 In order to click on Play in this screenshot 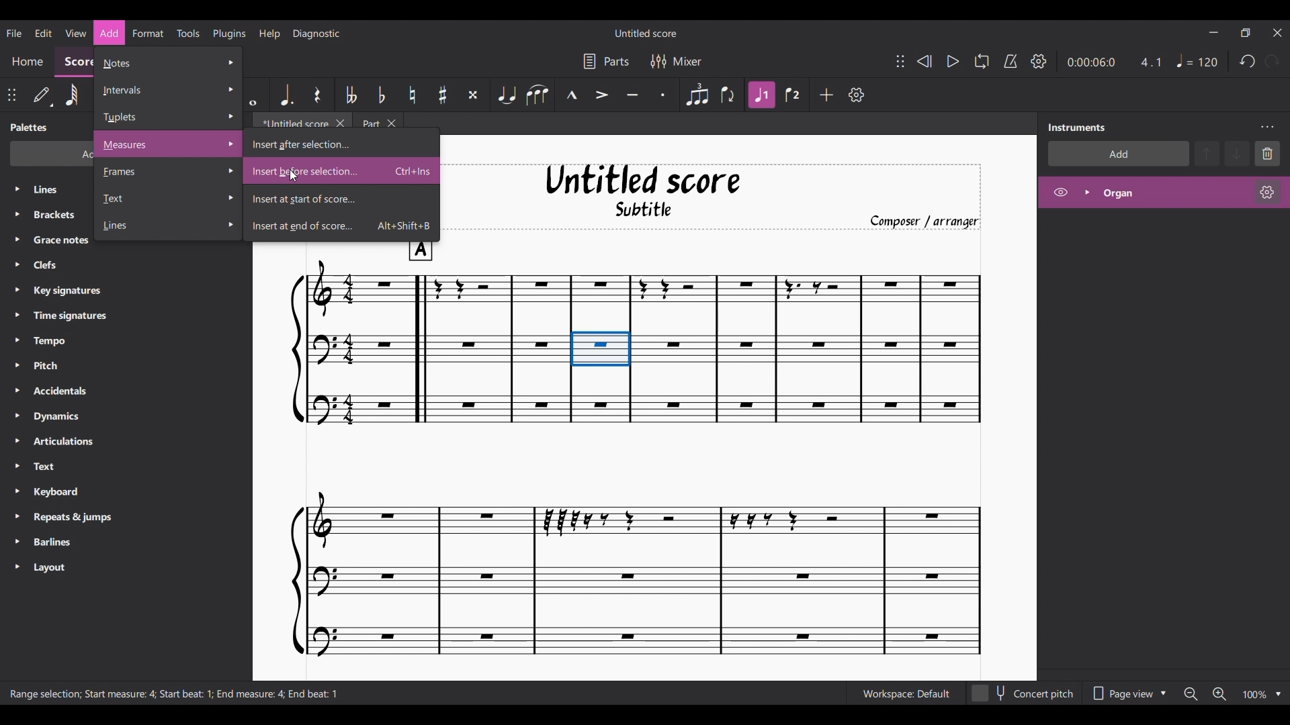, I will do `click(953, 62)`.